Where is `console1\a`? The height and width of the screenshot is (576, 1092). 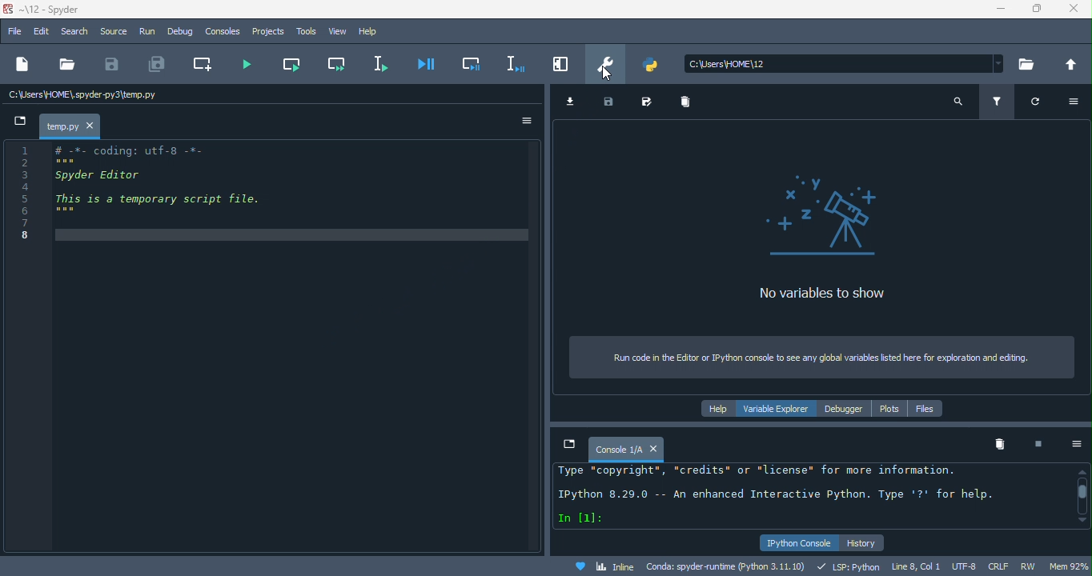 console1\a is located at coordinates (620, 447).